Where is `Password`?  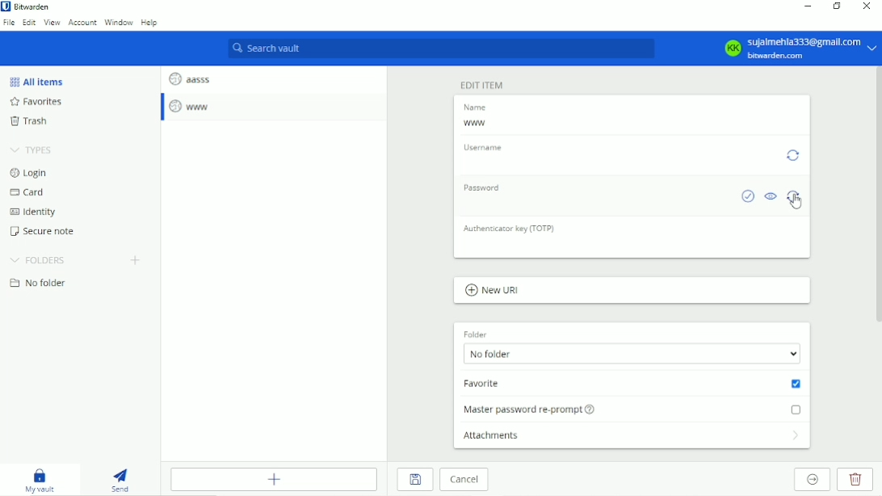
Password is located at coordinates (486, 188).